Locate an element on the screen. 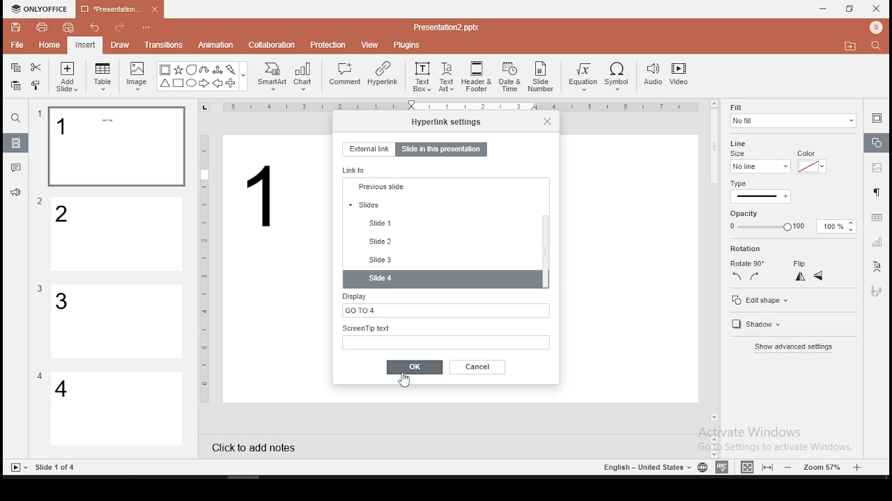 The height and width of the screenshot is (501, 892). Trianlge is located at coordinates (164, 83).